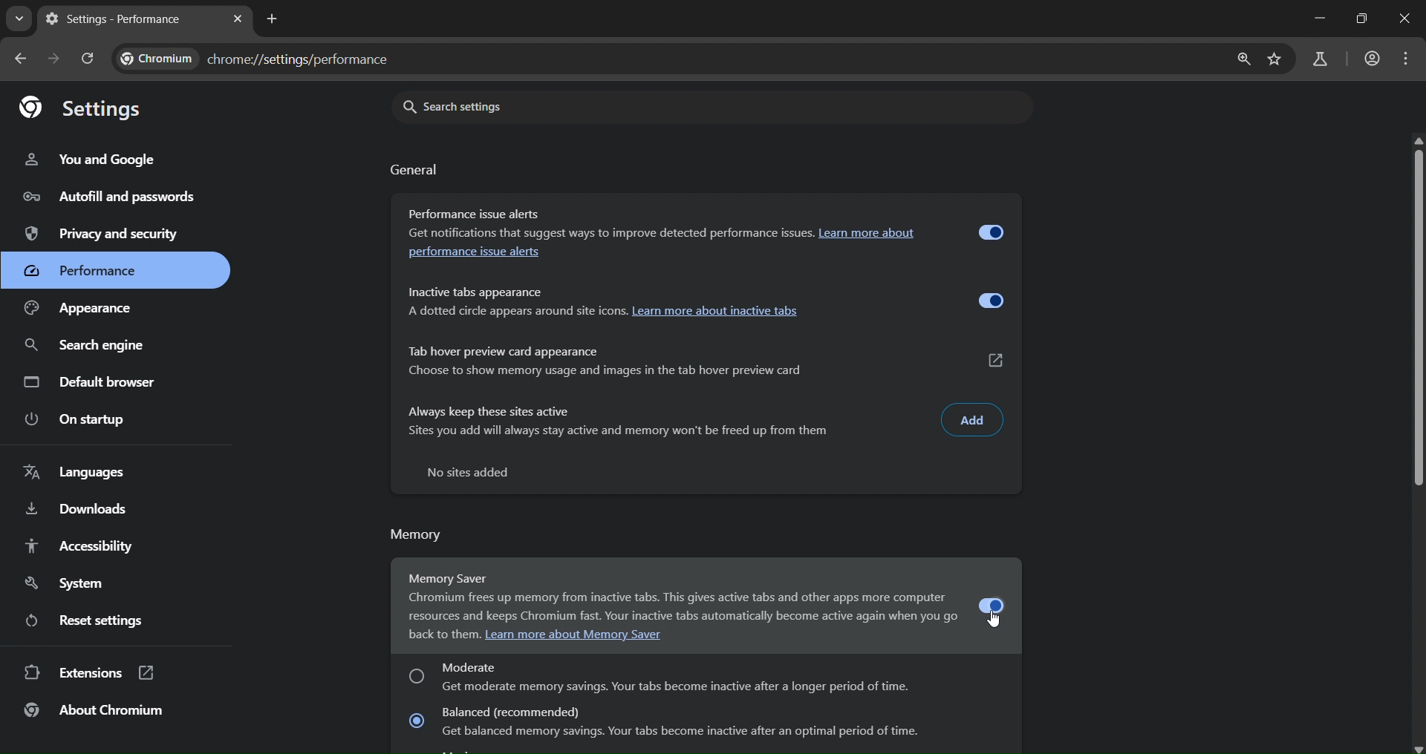  Describe the element at coordinates (97, 712) in the screenshot. I see `about chromium` at that location.